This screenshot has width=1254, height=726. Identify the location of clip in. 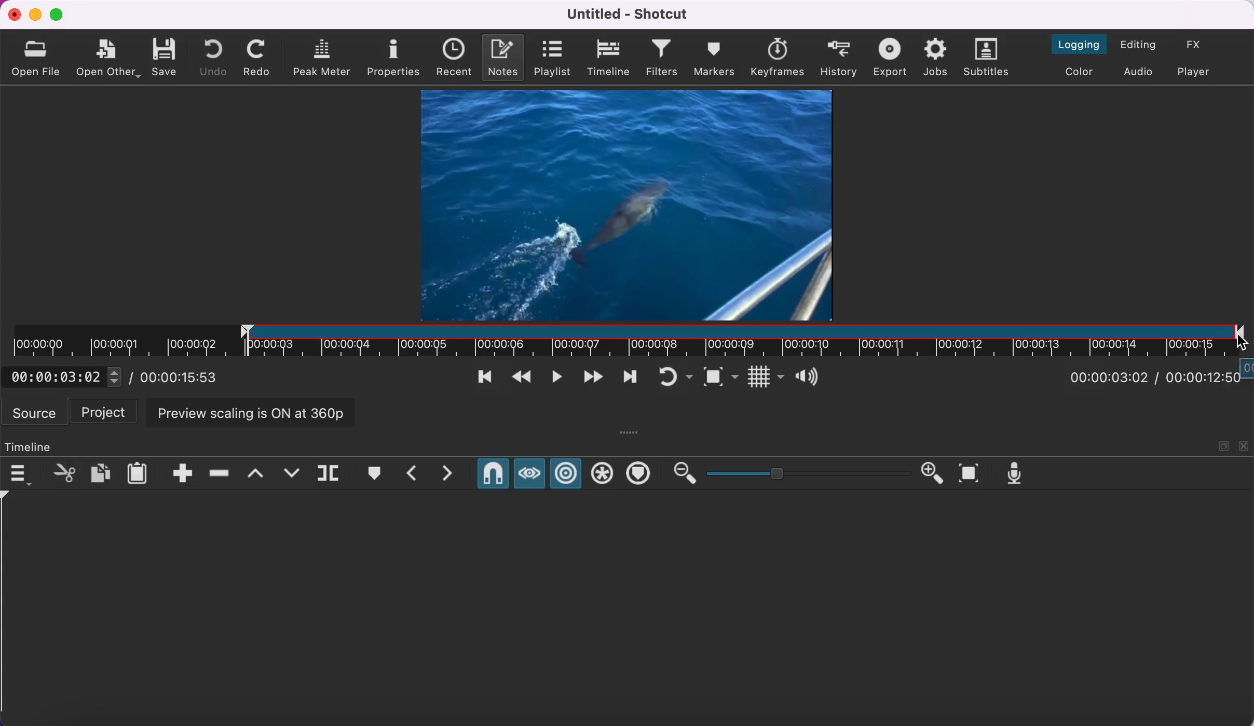
(746, 340).